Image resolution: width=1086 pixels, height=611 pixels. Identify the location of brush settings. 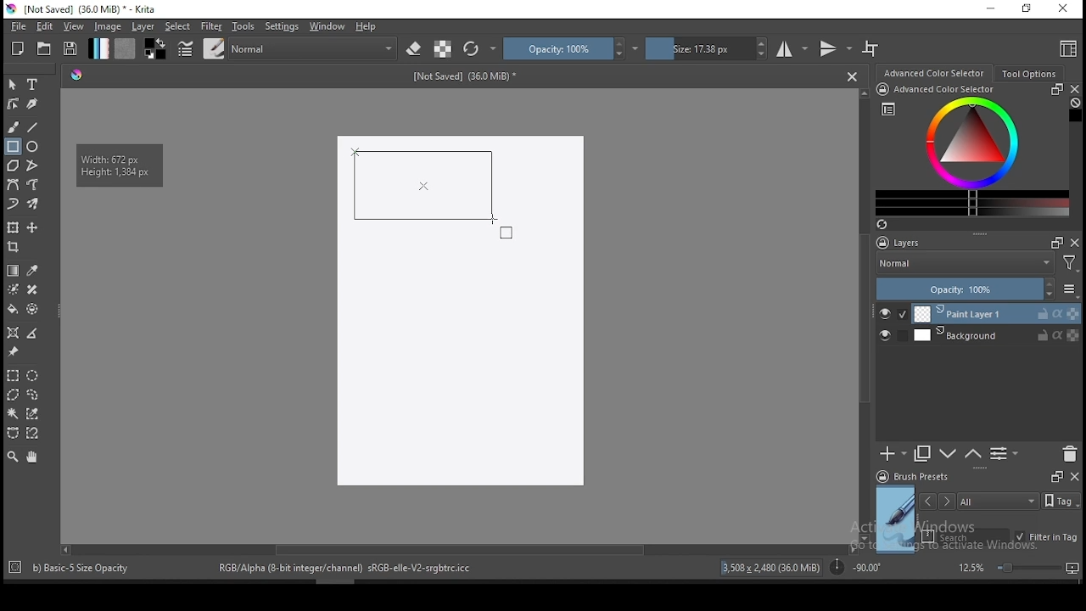
(184, 48).